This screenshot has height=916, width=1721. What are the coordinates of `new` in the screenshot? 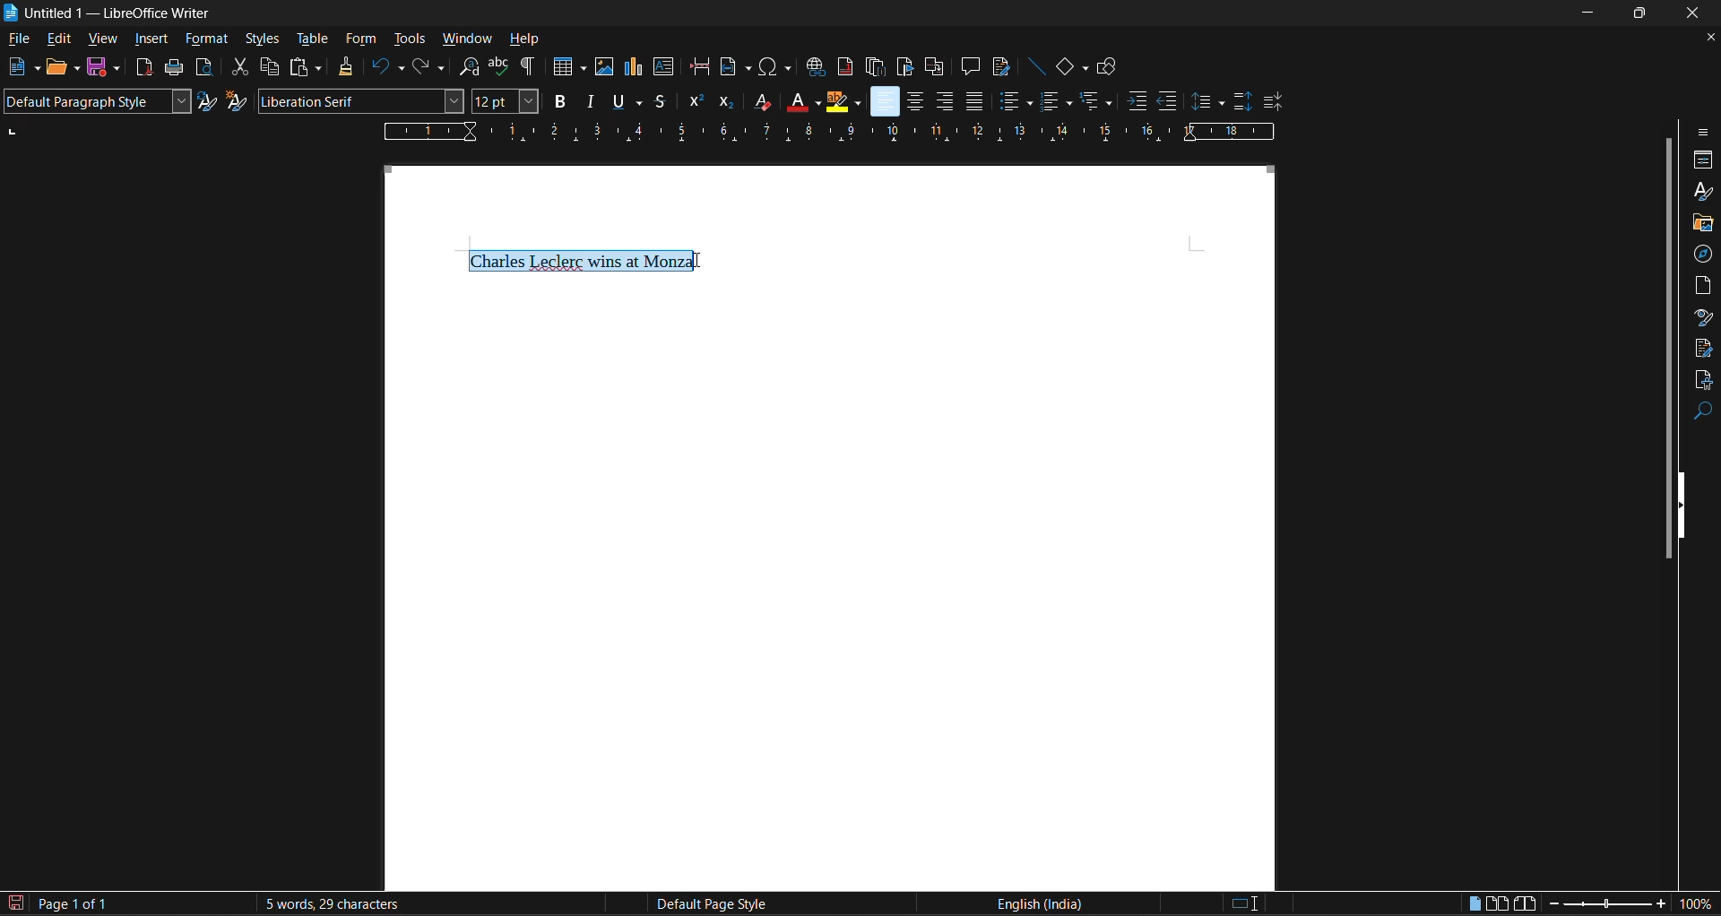 It's located at (23, 67).